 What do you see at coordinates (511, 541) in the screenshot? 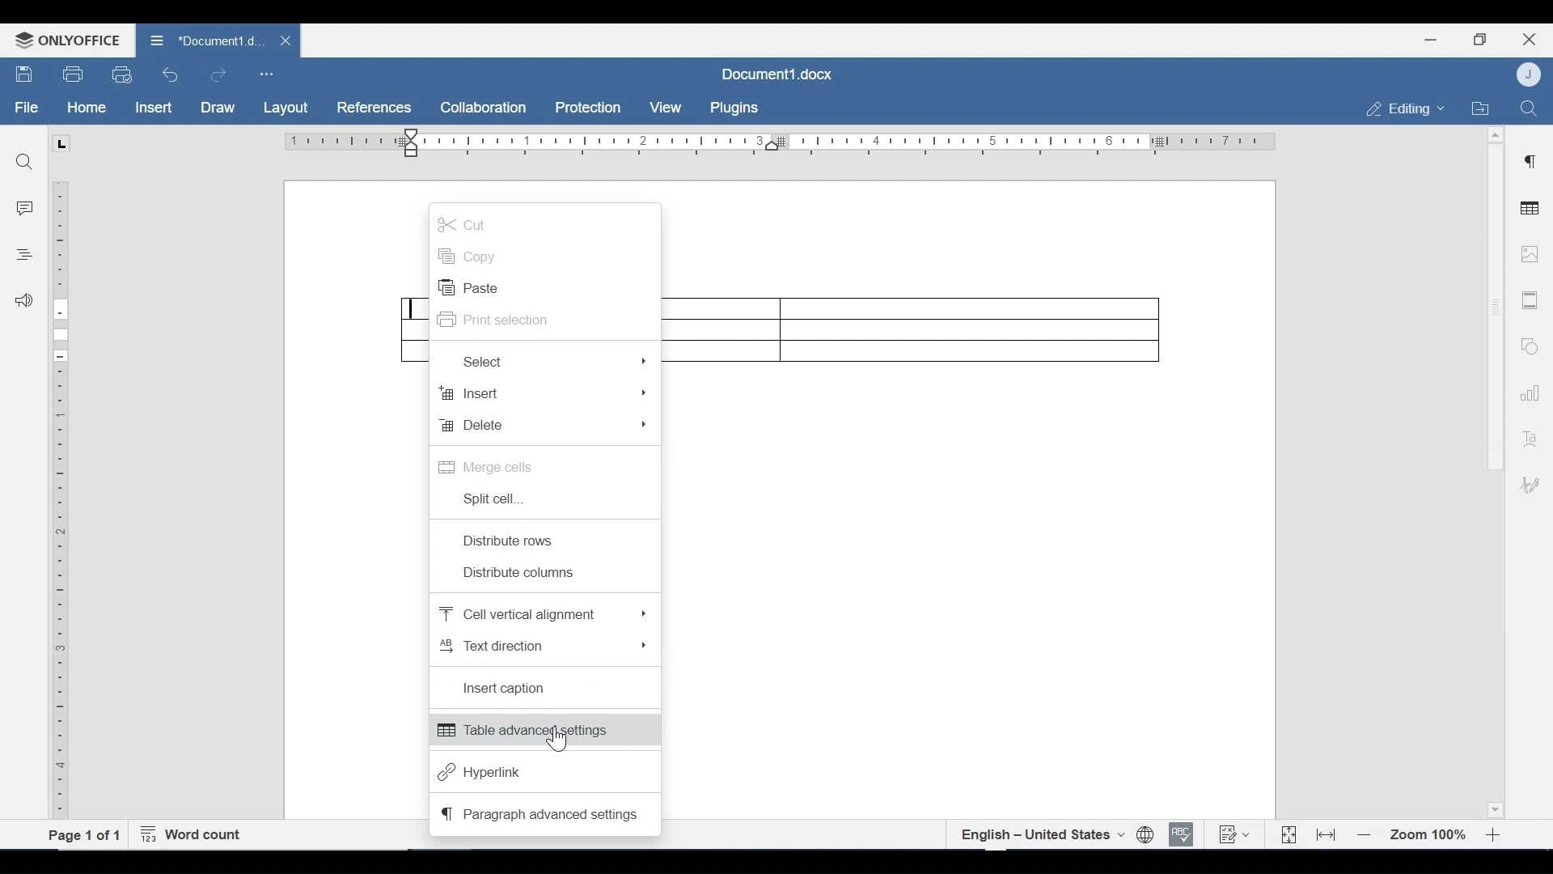
I see `Distribute rows` at bounding box center [511, 541].